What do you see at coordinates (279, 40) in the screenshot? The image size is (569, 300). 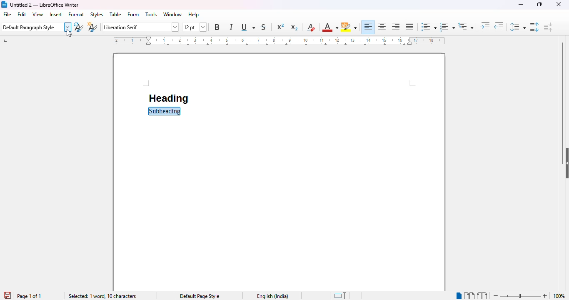 I see `ruler` at bounding box center [279, 40].